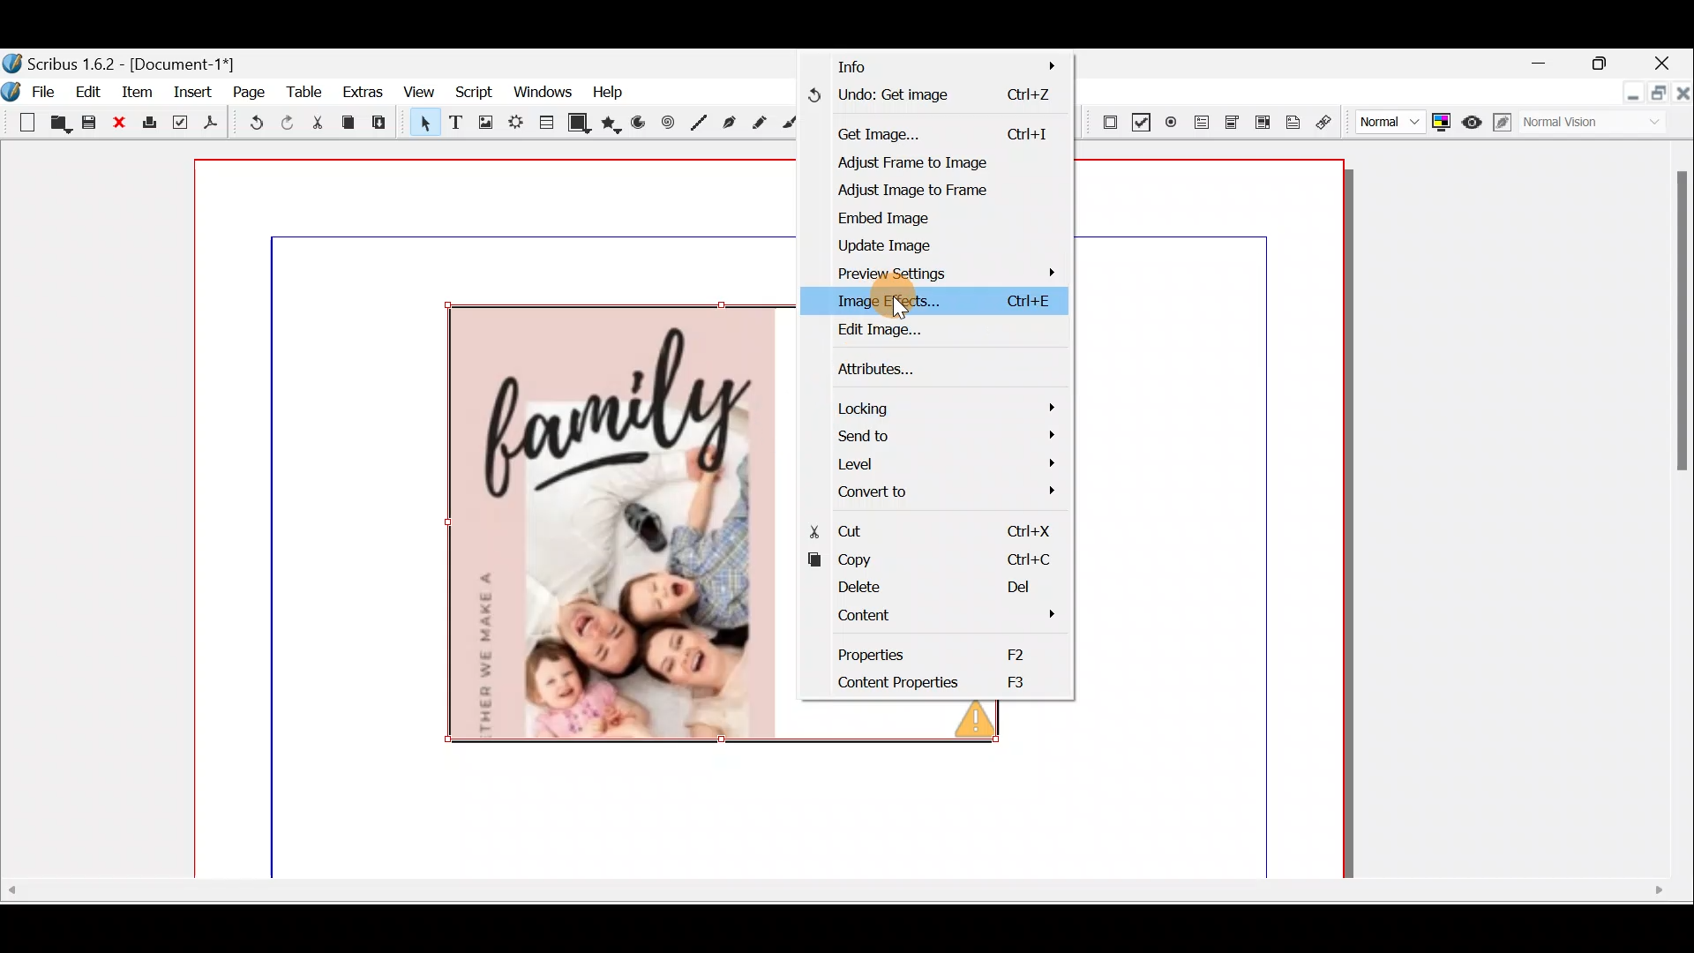 This screenshot has height=953, width=1694. What do you see at coordinates (790, 125) in the screenshot?
I see `Calligraphic line` at bounding box center [790, 125].